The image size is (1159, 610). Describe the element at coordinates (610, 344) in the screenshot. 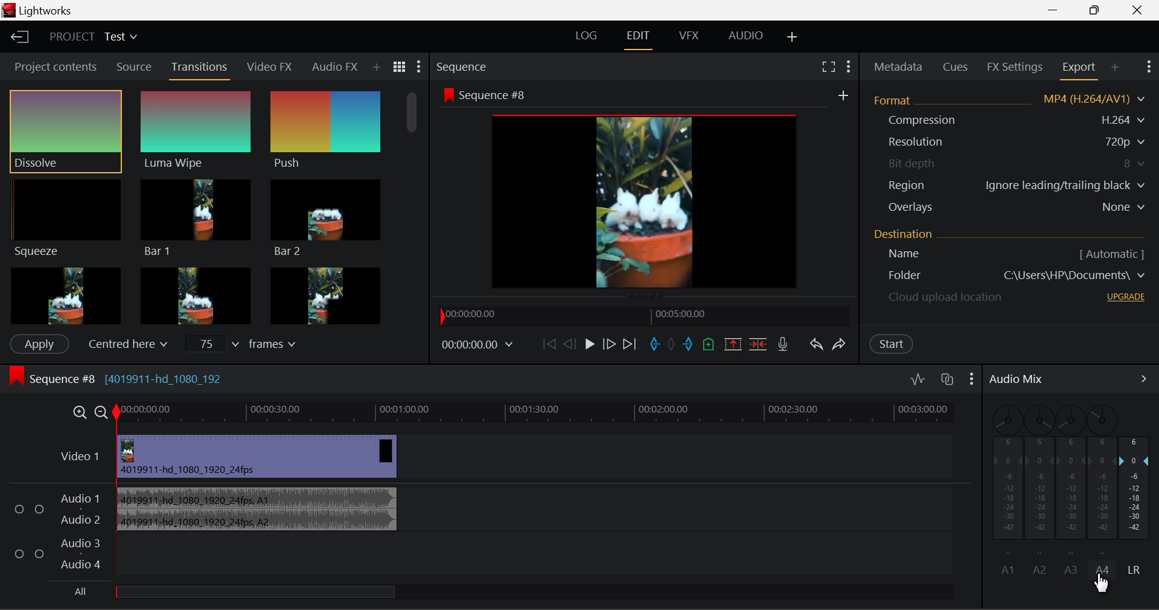

I see `Go Forward` at that location.